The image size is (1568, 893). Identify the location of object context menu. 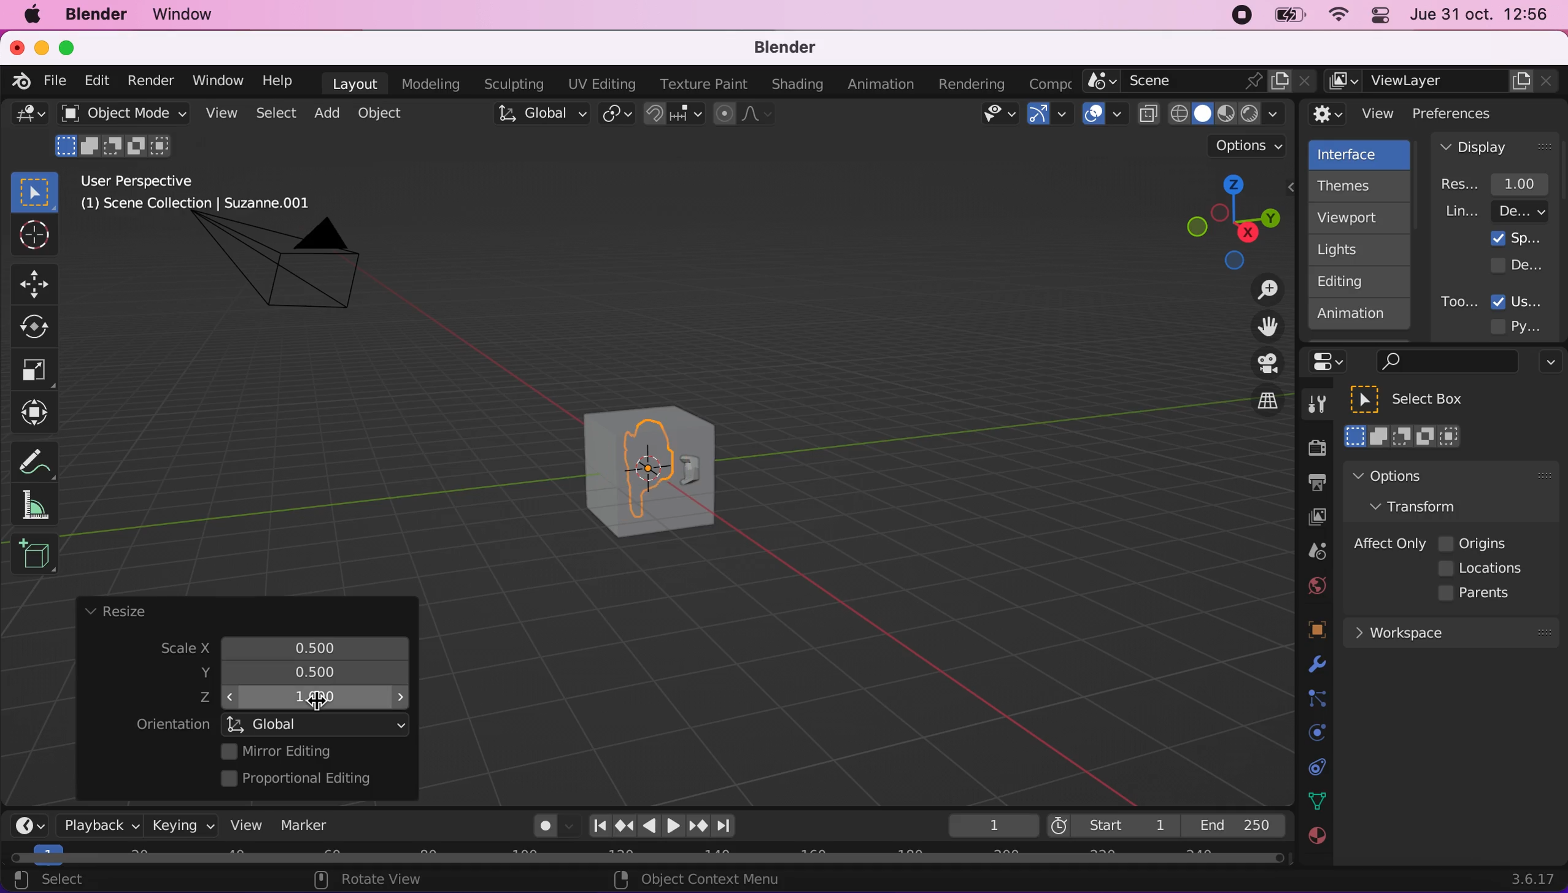
(701, 879).